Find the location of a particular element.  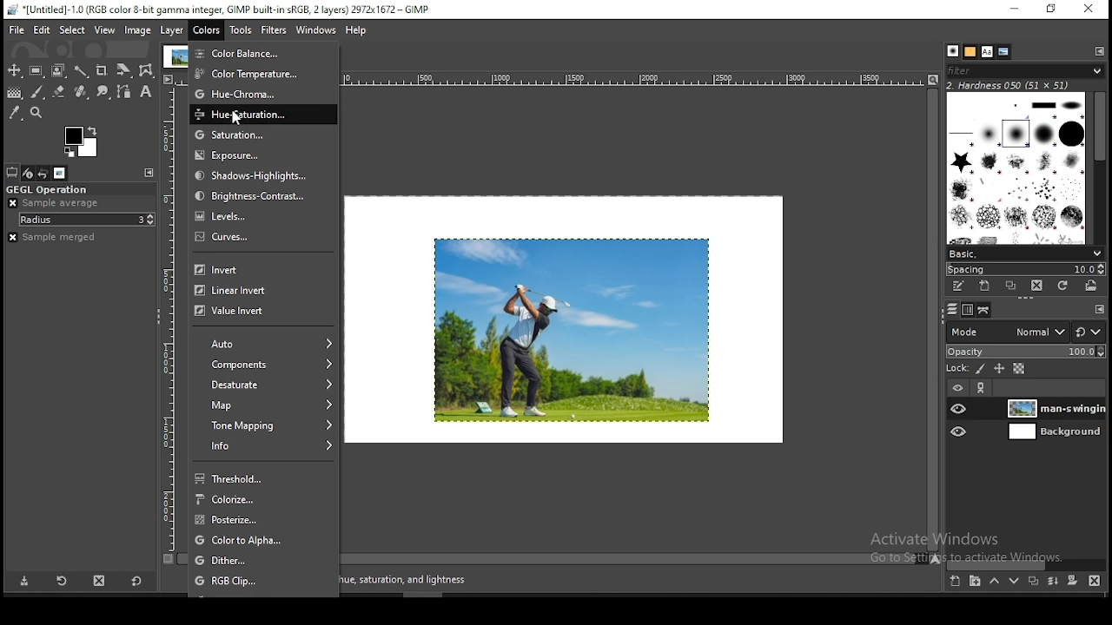

GEGL operation is located at coordinates (71, 187).